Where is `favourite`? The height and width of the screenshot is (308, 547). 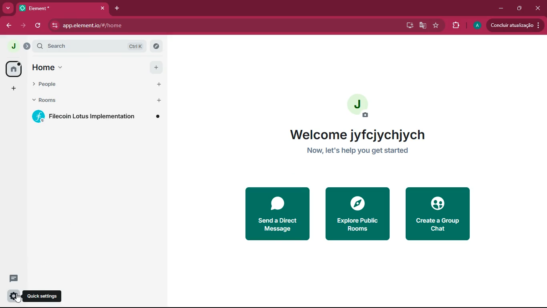 favourite is located at coordinates (436, 26).